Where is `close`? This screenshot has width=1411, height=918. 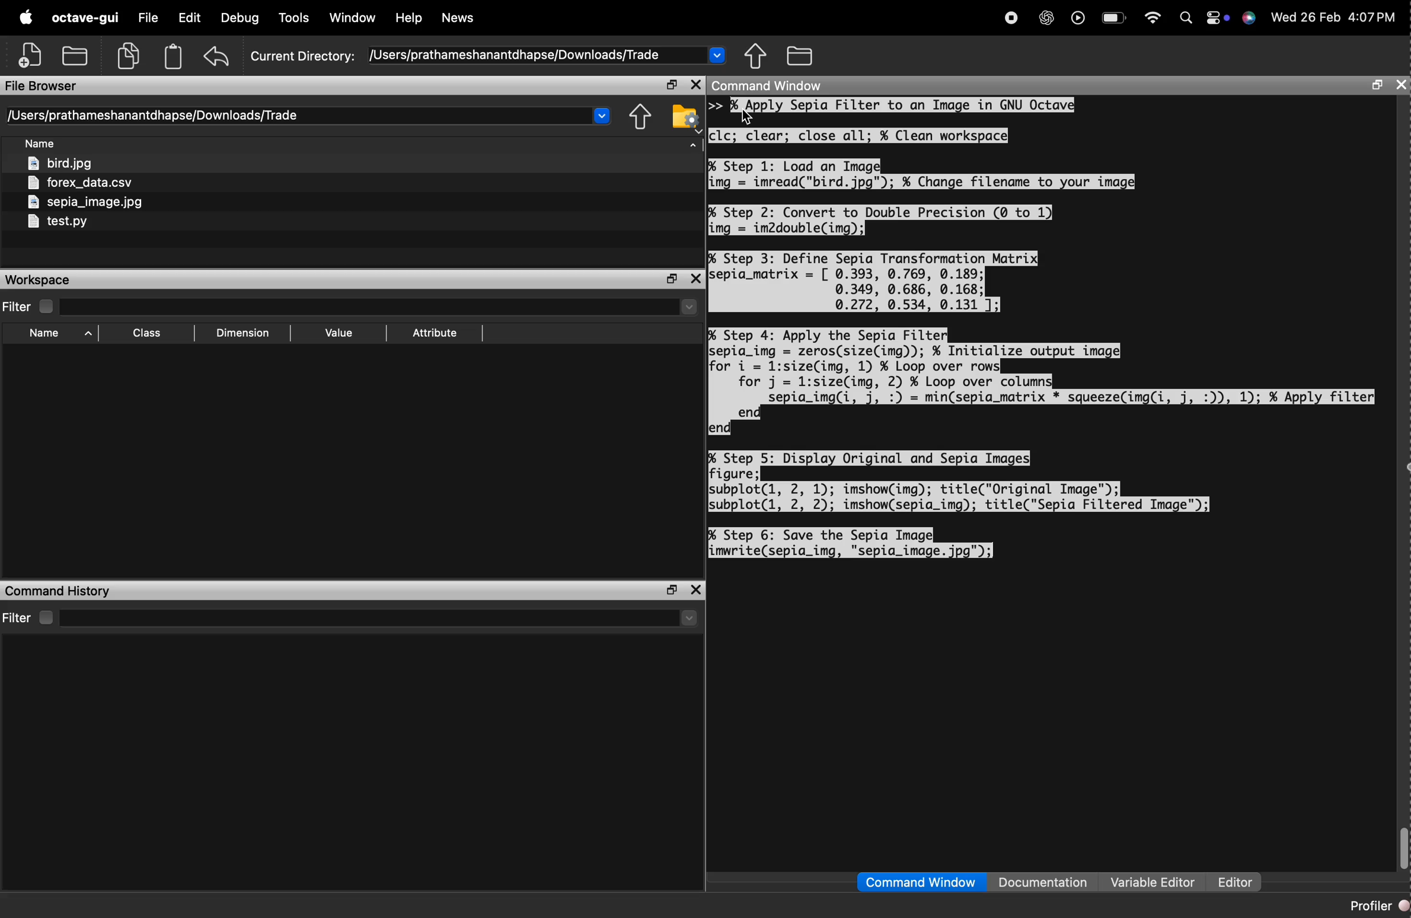
close is located at coordinates (697, 280).